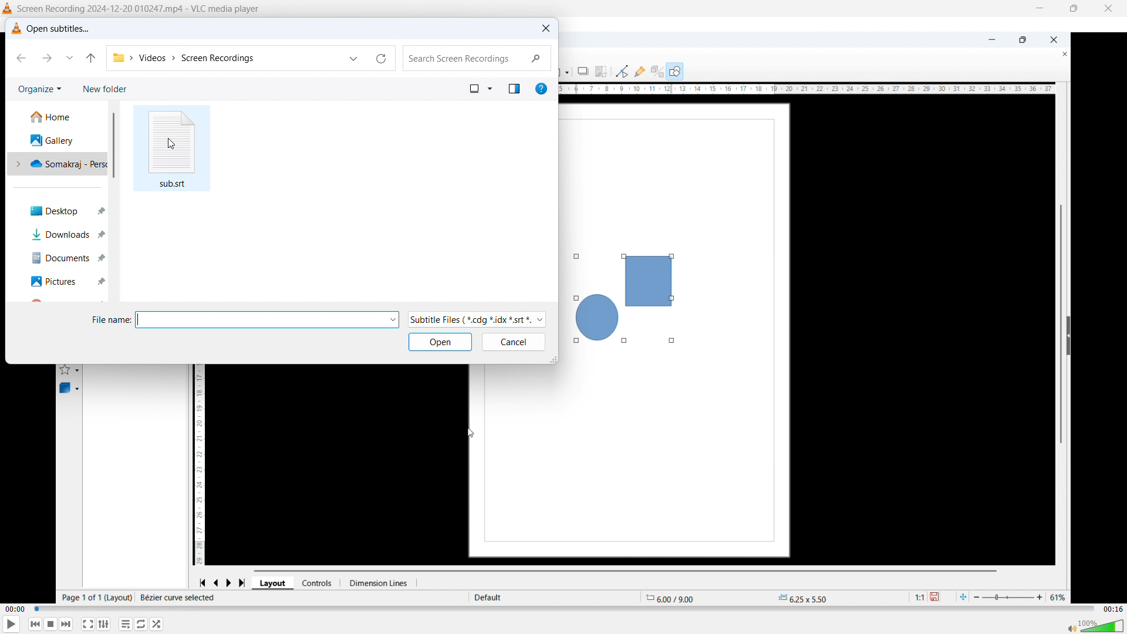  Describe the element at coordinates (118, 56) in the screenshot. I see `folder` at that location.